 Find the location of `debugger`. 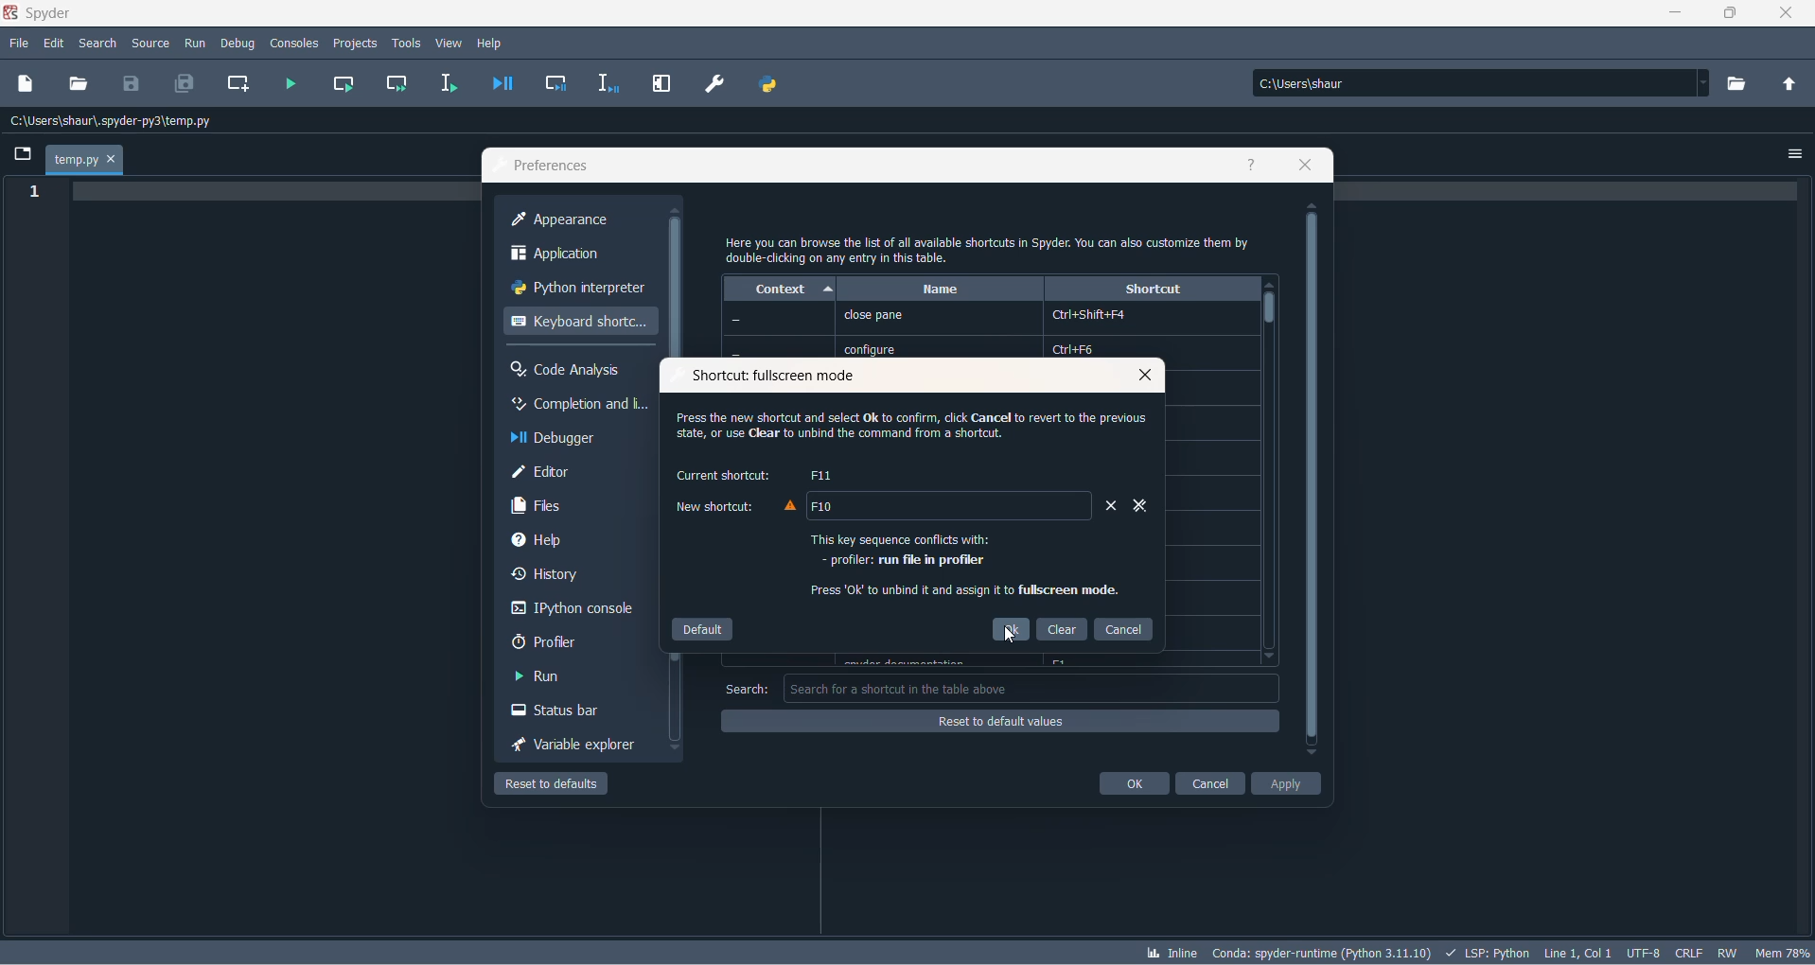

debugger is located at coordinates (580, 439).